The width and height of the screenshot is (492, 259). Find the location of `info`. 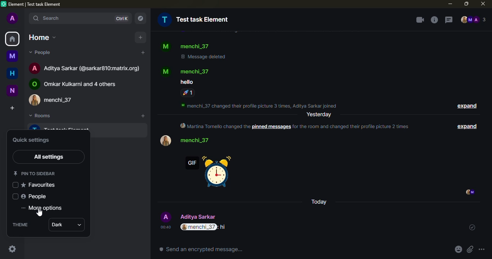

info is located at coordinates (433, 20).